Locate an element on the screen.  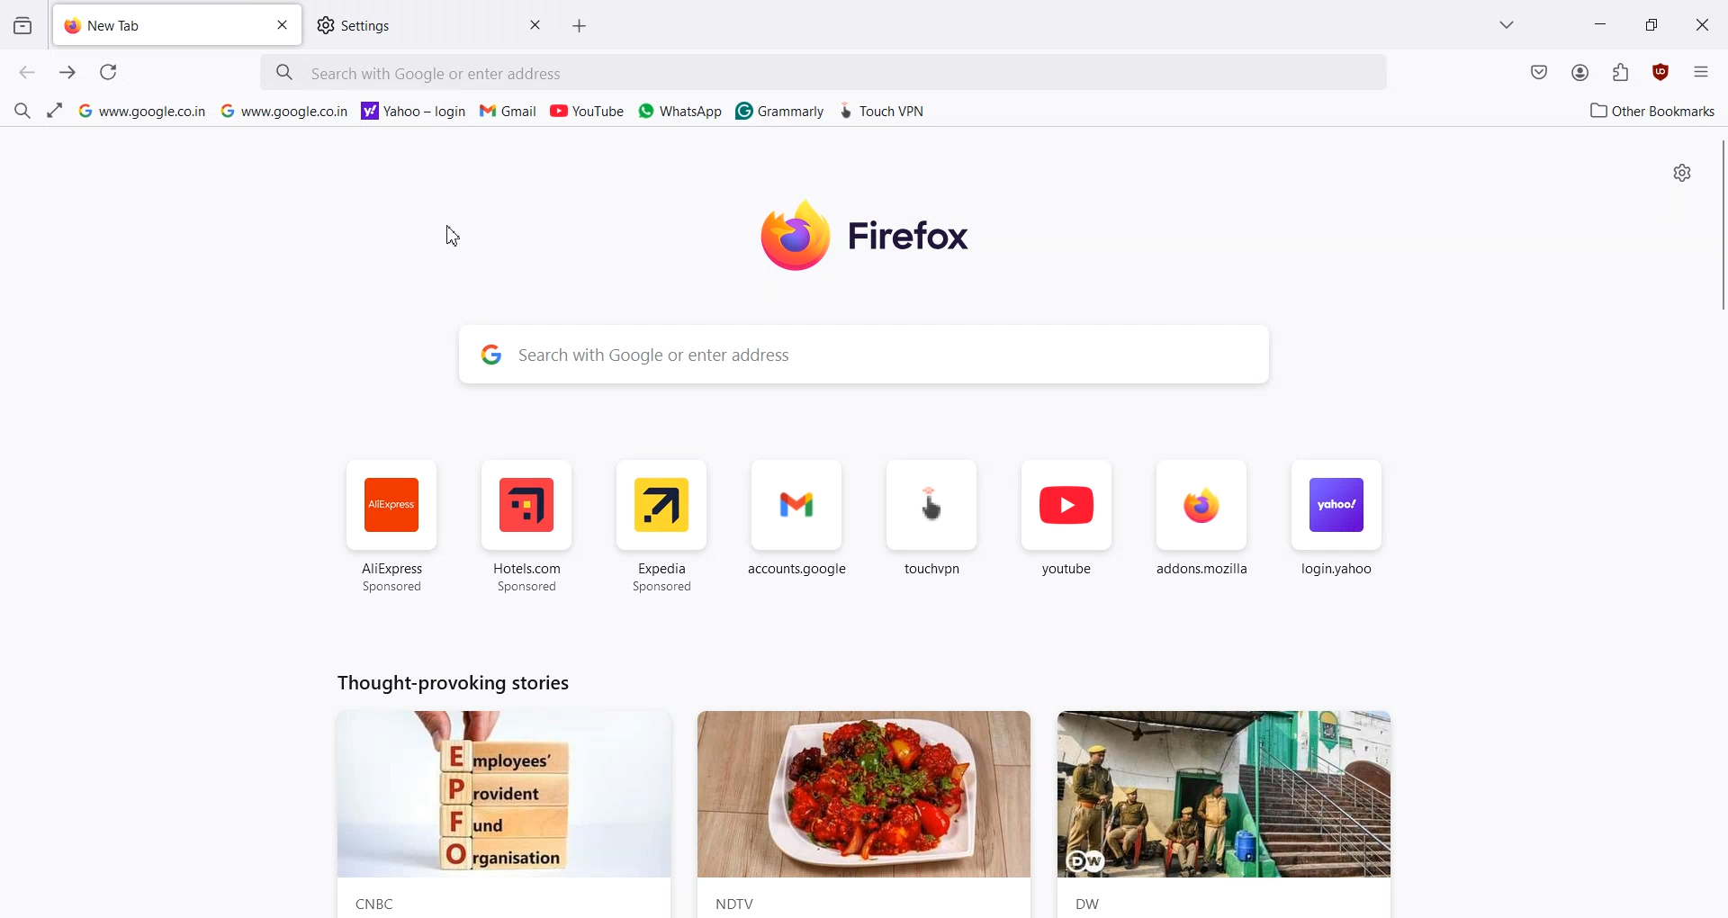
Close is located at coordinates (1704, 23).